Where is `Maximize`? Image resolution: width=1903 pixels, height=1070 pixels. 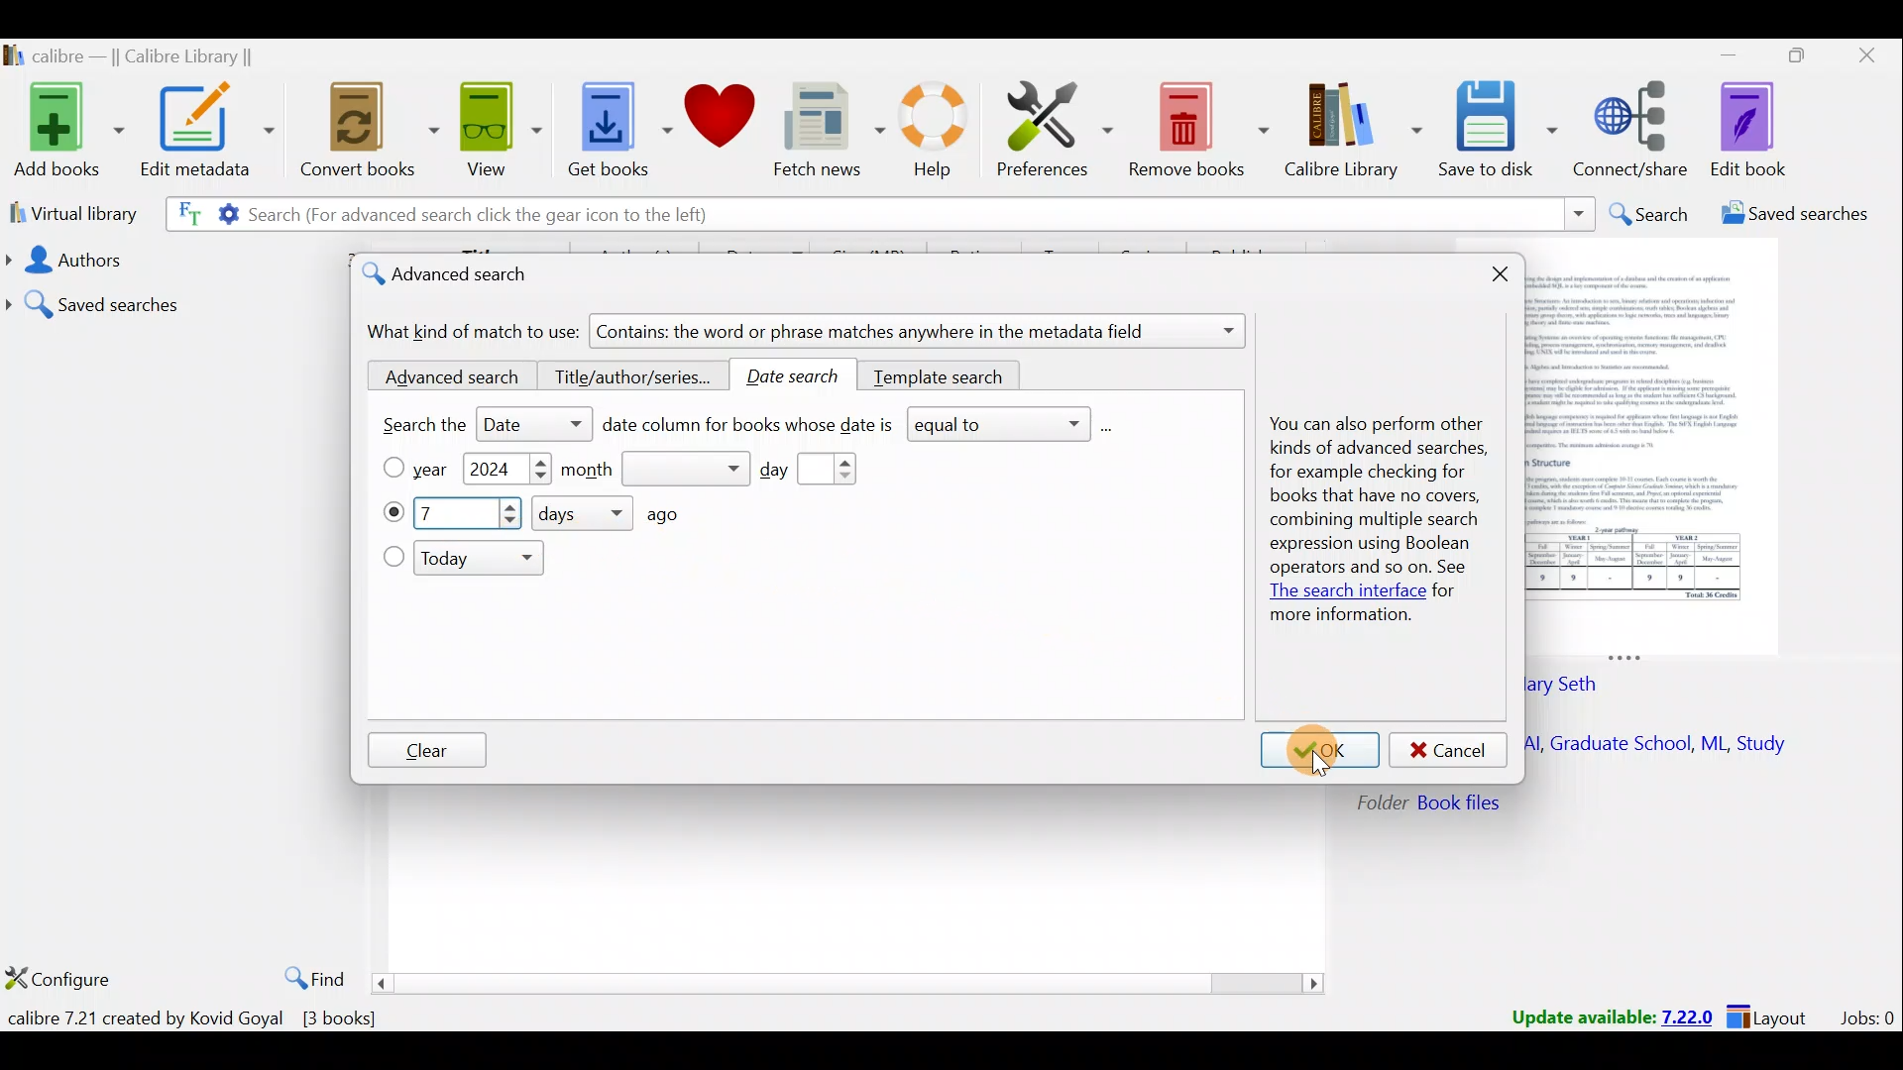
Maximize is located at coordinates (1788, 59).